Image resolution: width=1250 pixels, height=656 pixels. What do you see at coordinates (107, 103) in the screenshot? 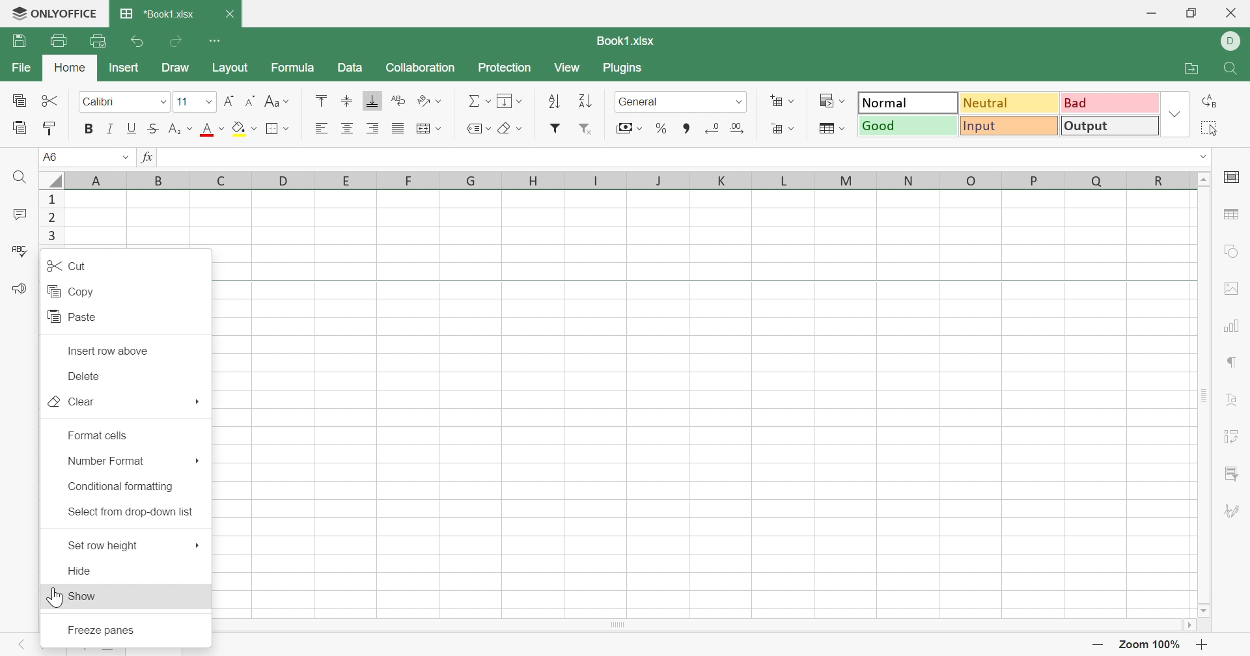
I see `Calibri` at bounding box center [107, 103].